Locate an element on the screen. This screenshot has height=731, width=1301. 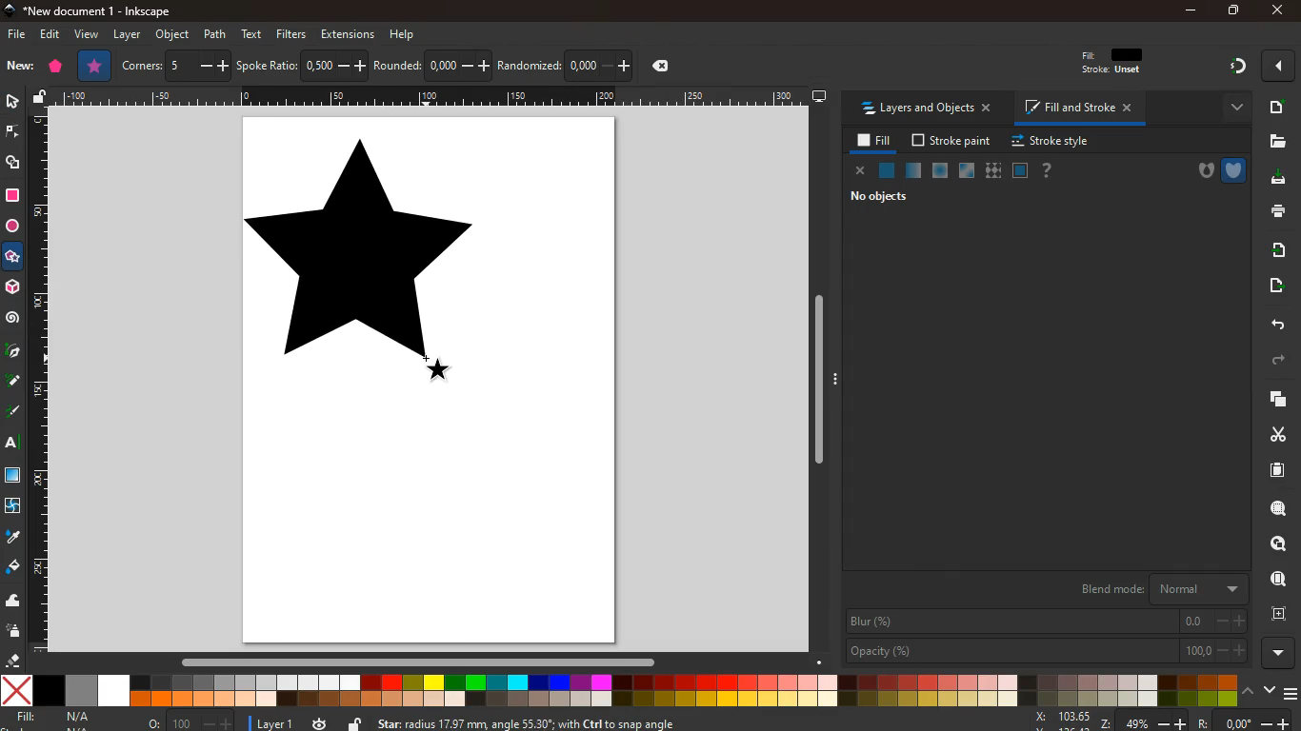
star is located at coordinates (11, 257).